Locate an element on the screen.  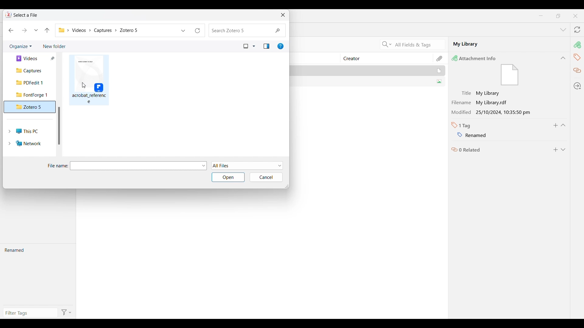
Organize current folder is located at coordinates (21, 47).